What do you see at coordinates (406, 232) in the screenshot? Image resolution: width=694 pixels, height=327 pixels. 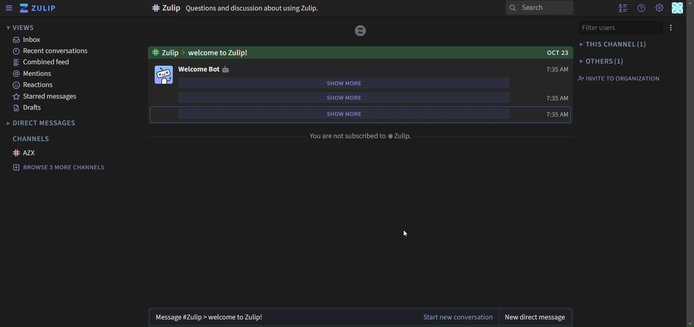 I see `cursor` at bounding box center [406, 232].